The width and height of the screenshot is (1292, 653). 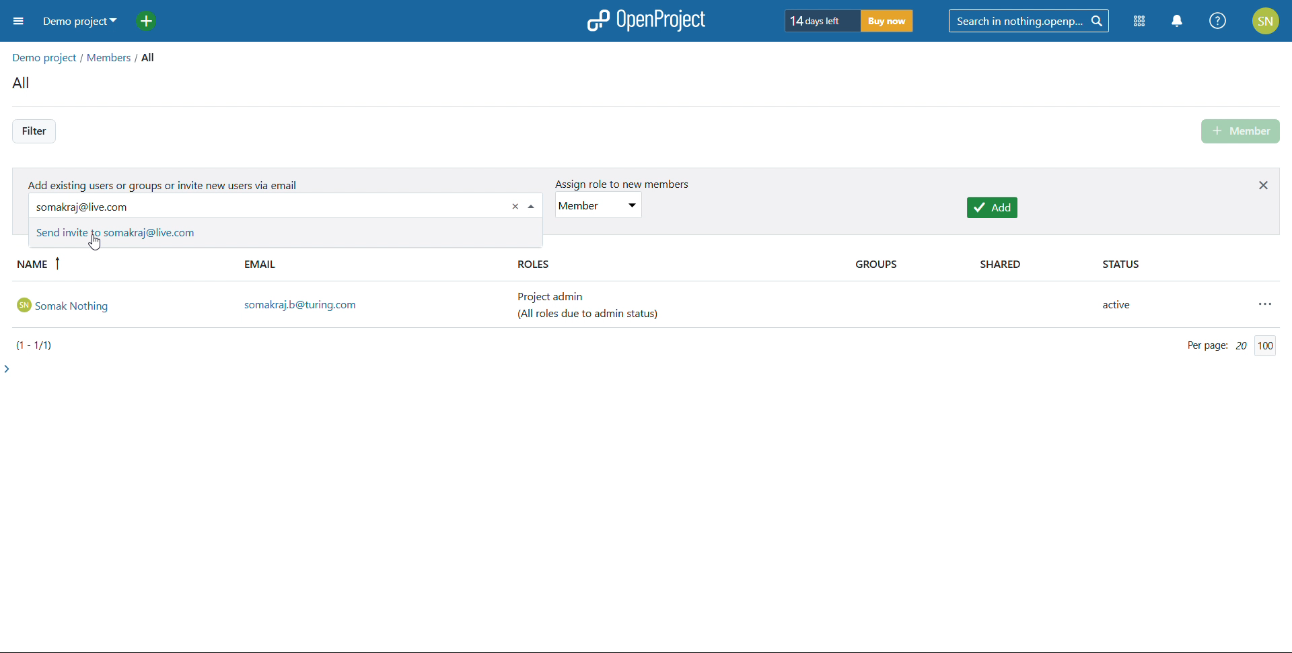 What do you see at coordinates (1139, 22) in the screenshot?
I see `module` at bounding box center [1139, 22].